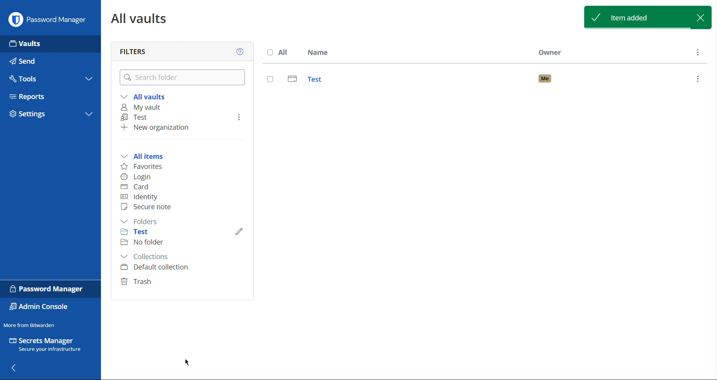 The height and width of the screenshot is (380, 717). I want to click on New organization, so click(160, 127).